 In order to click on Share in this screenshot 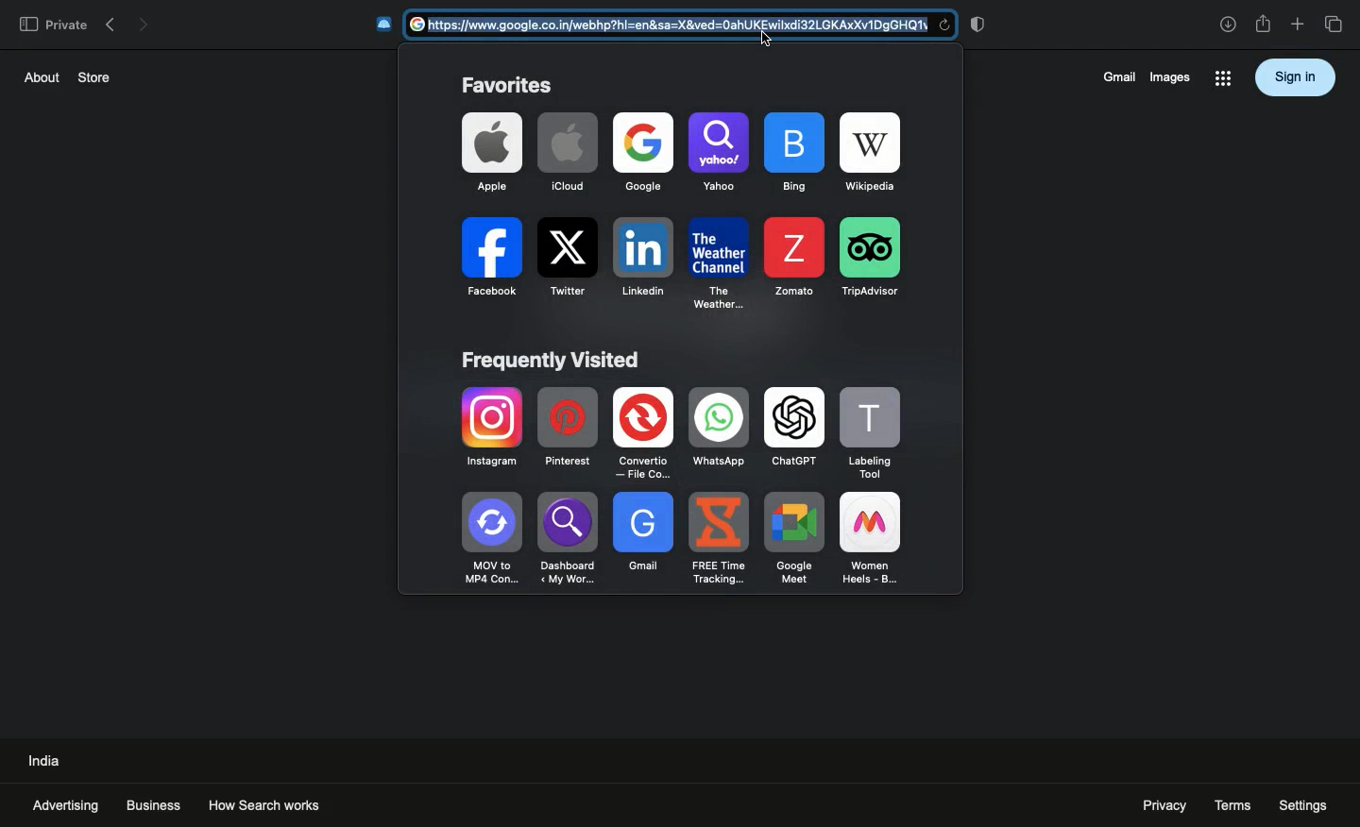, I will do `click(1264, 25)`.